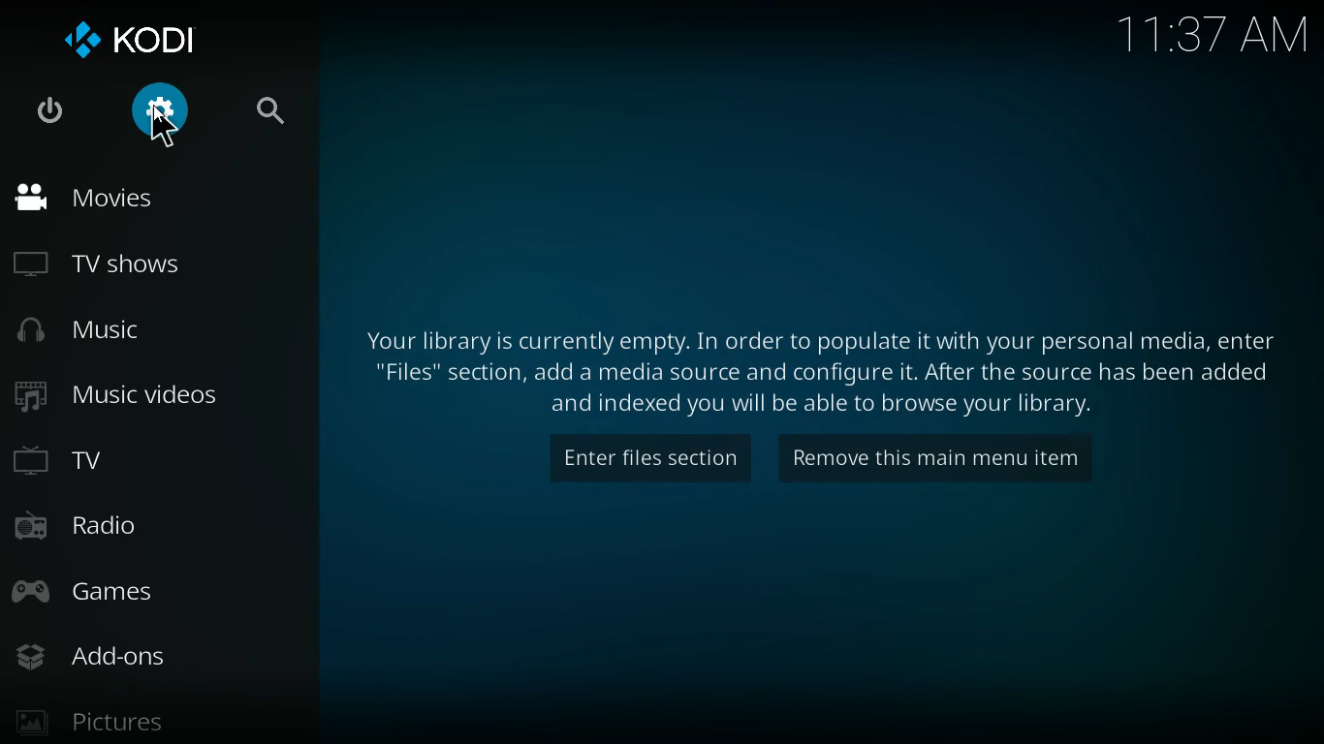 This screenshot has width=1324, height=744. What do you see at coordinates (140, 40) in the screenshot?
I see `kodi` at bounding box center [140, 40].